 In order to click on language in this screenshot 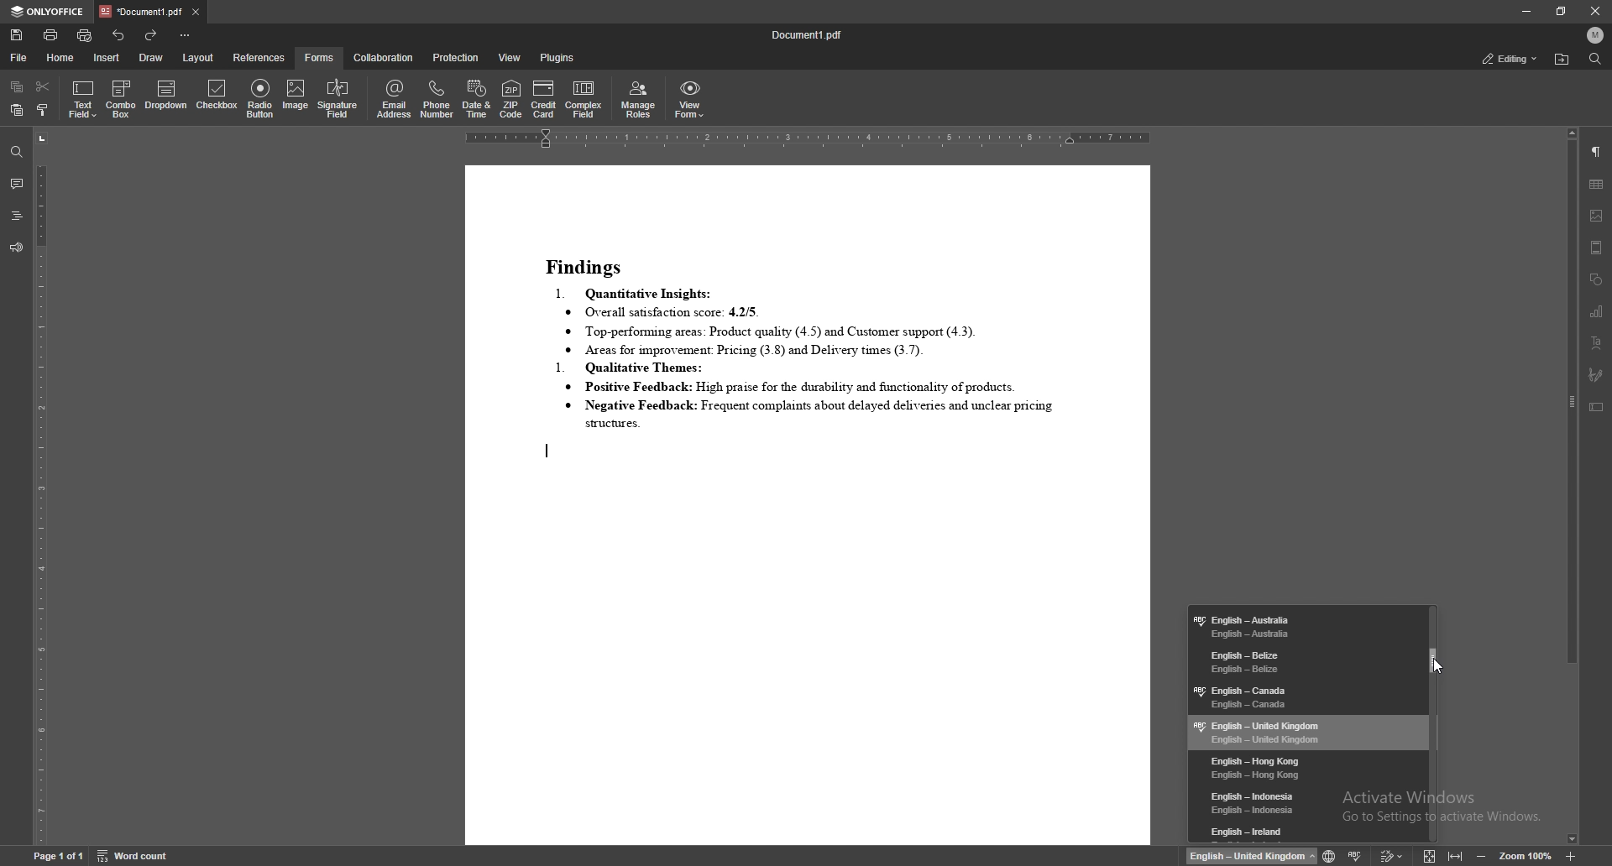, I will do `click(1306, 767)`.